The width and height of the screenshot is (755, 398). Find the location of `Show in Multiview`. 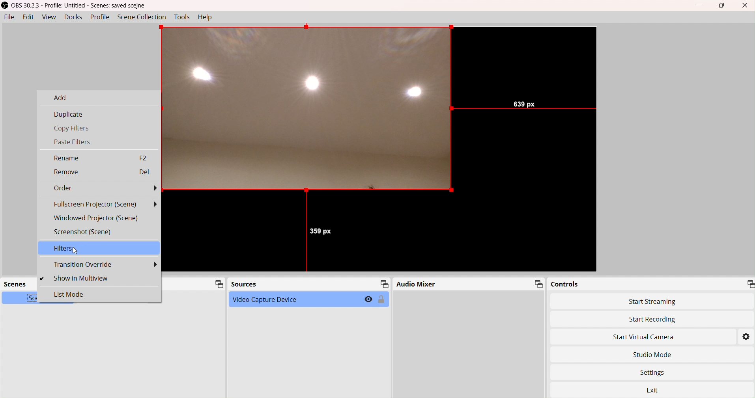

Show in Multiview is located at coordinates (82, 279).